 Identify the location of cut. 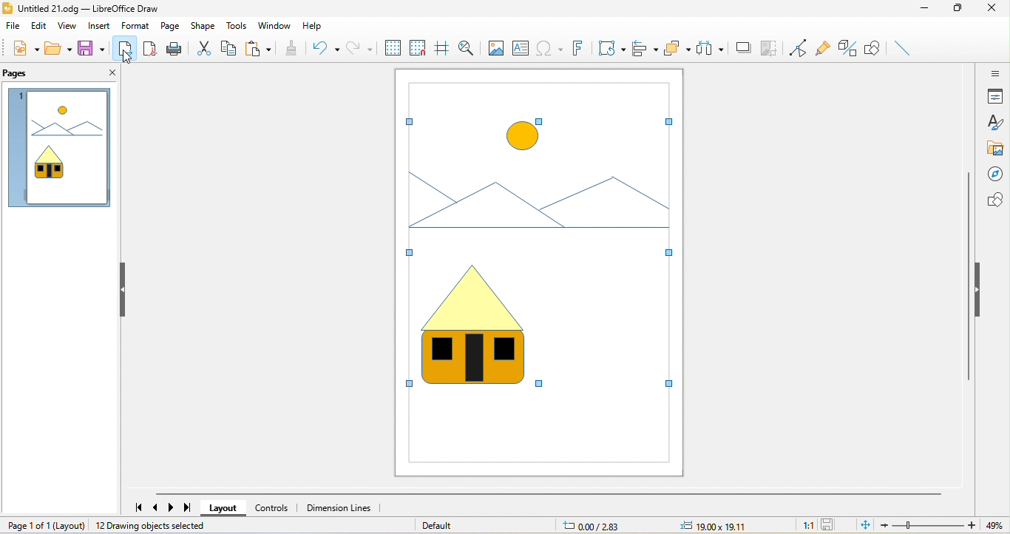
(203, 47).